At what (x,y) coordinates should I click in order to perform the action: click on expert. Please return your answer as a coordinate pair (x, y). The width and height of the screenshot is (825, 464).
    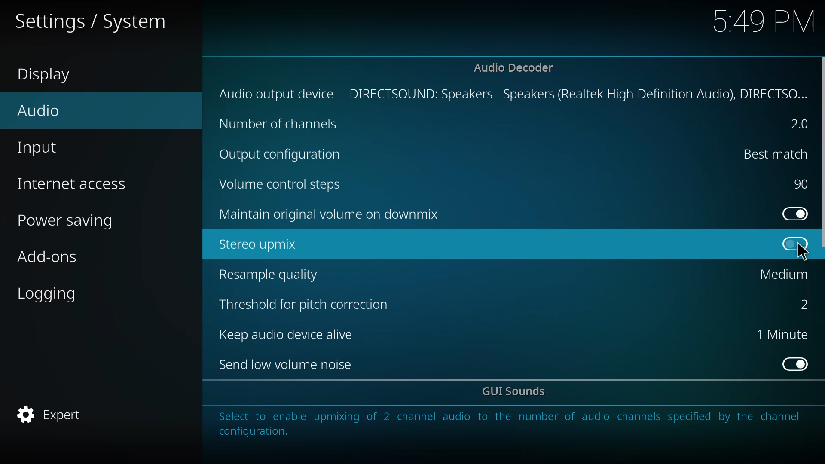
    Looking at the image, I should click on (53, 414).